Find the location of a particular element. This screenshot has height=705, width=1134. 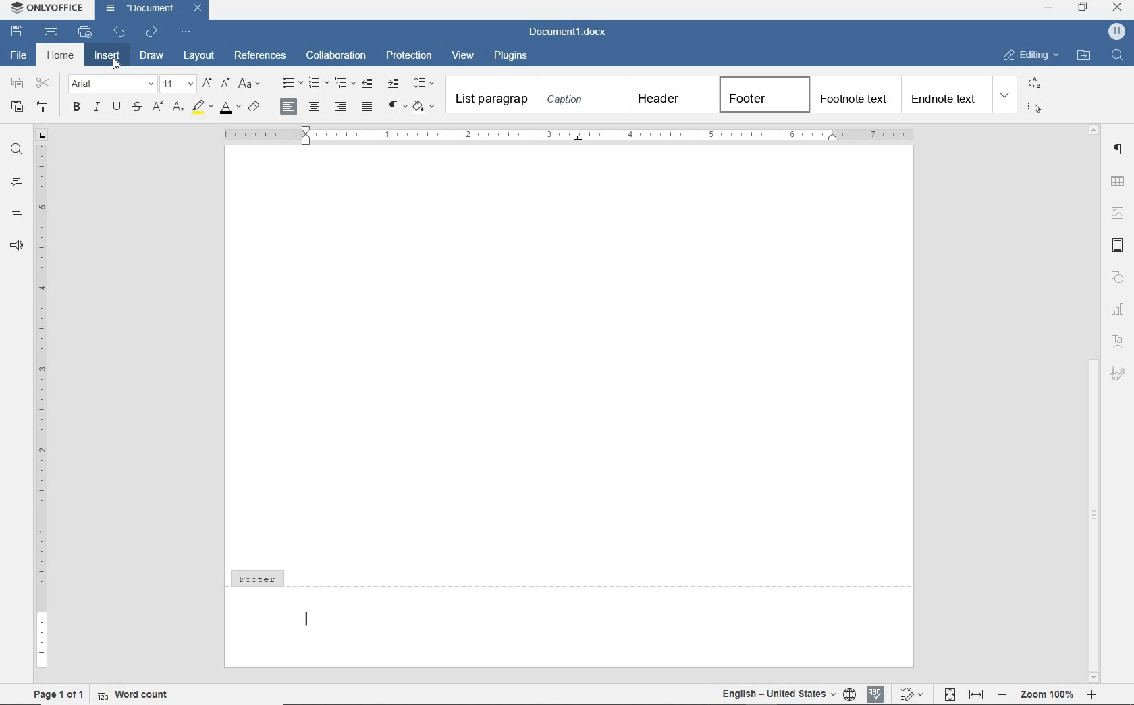

chart is located at coordinates (1118, 310).